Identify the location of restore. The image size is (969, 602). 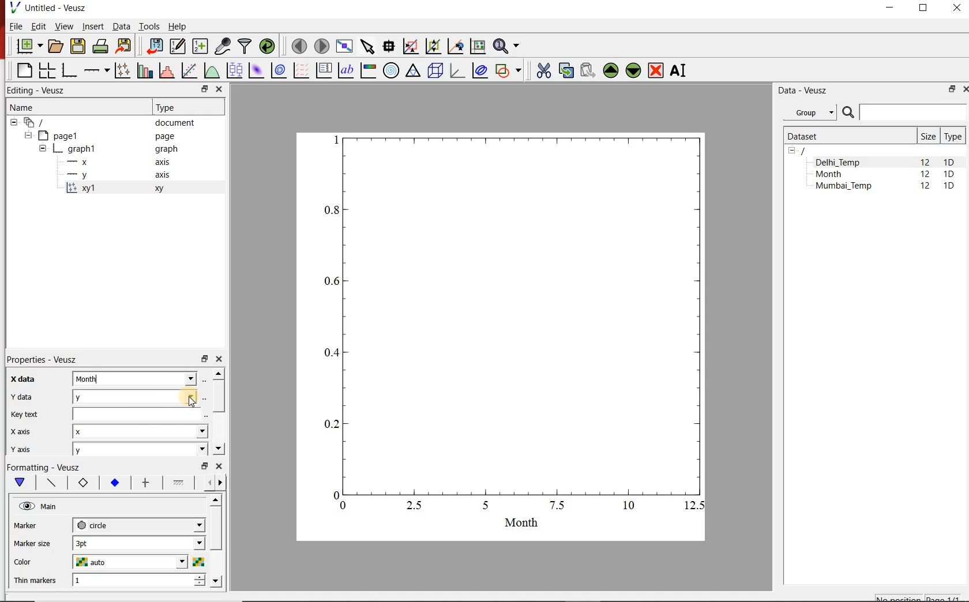
(204, 358).